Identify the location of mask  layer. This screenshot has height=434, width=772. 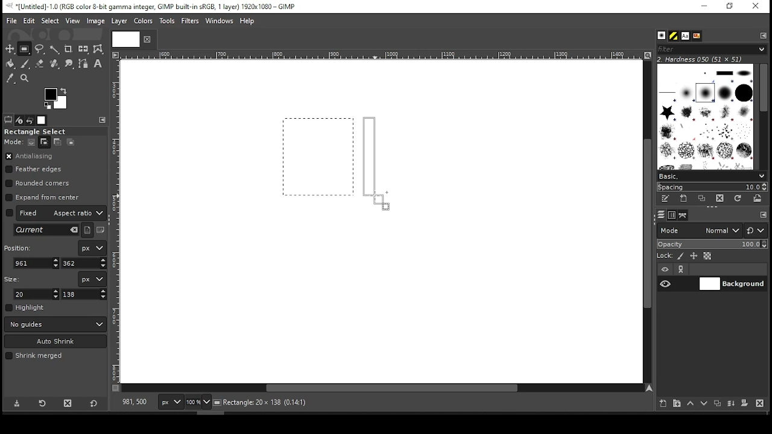
(744, 404).